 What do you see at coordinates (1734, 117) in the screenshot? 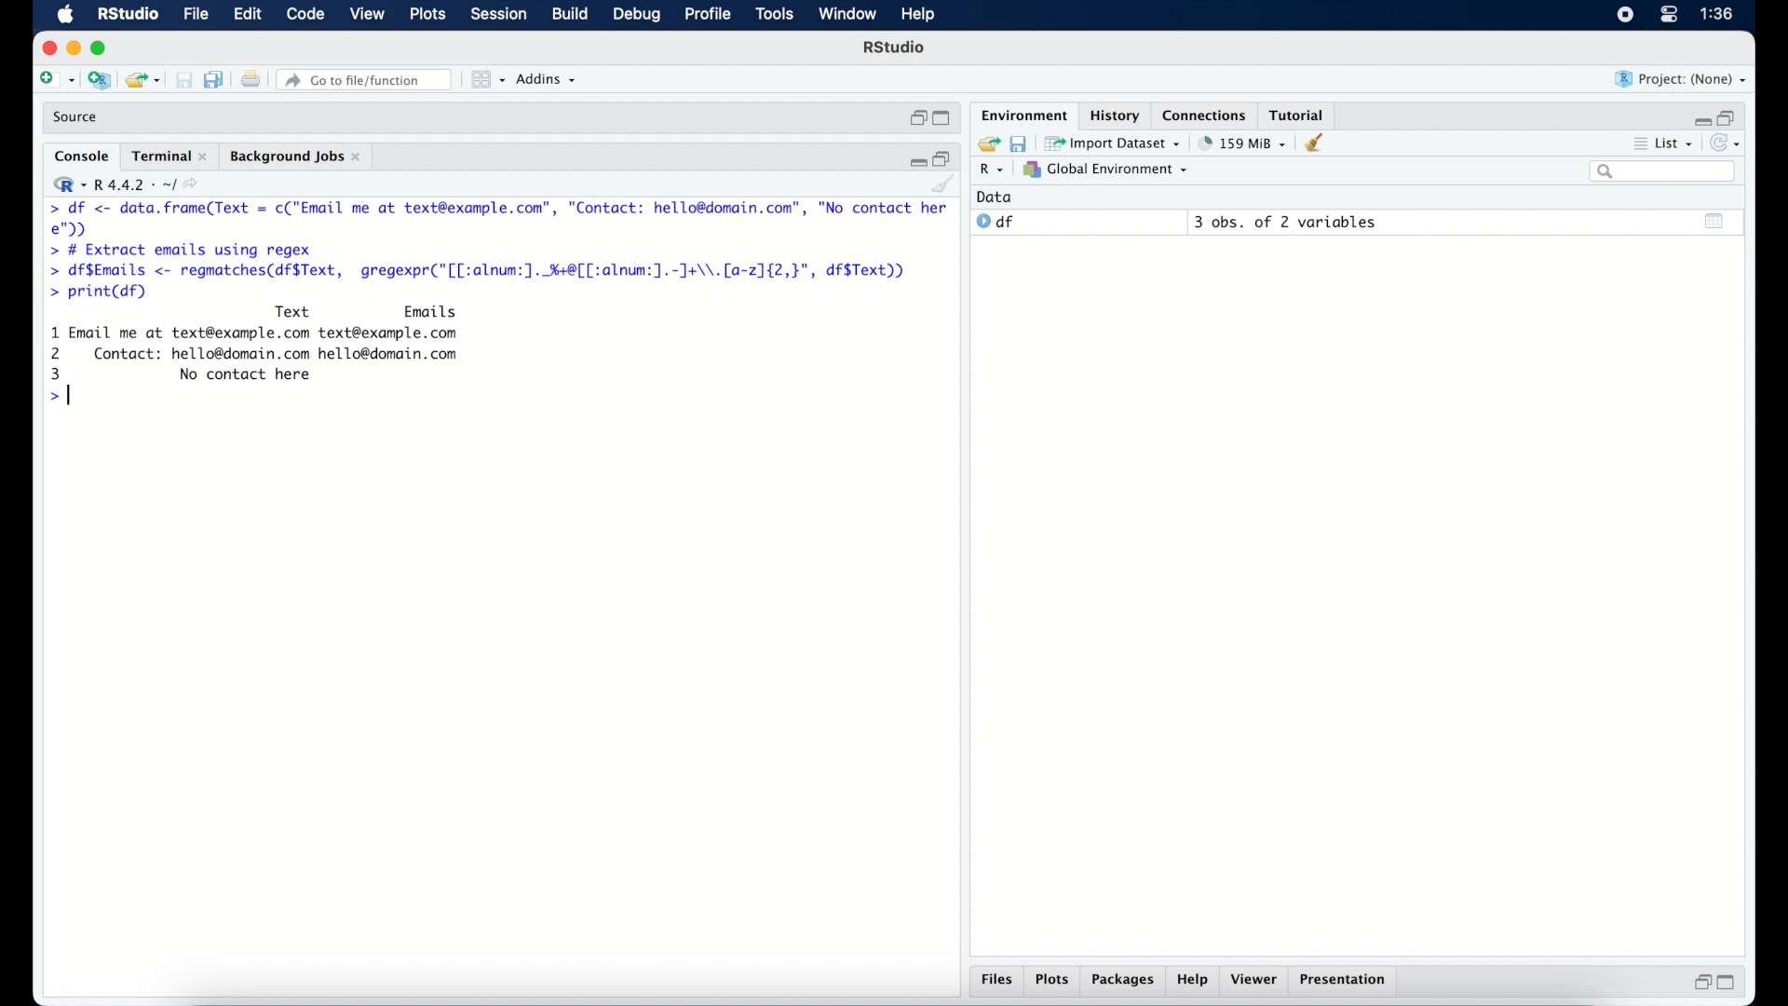
I see `restore down` at bounding box center [1734, 117].